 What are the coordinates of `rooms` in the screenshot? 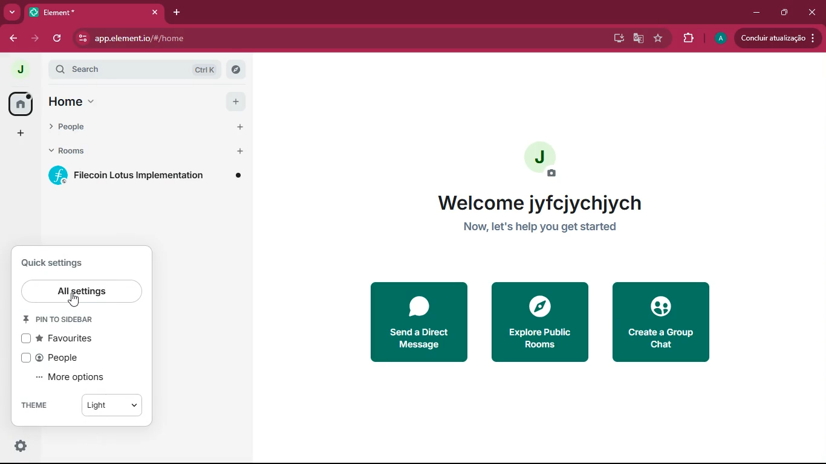 It's located at (71, 152).